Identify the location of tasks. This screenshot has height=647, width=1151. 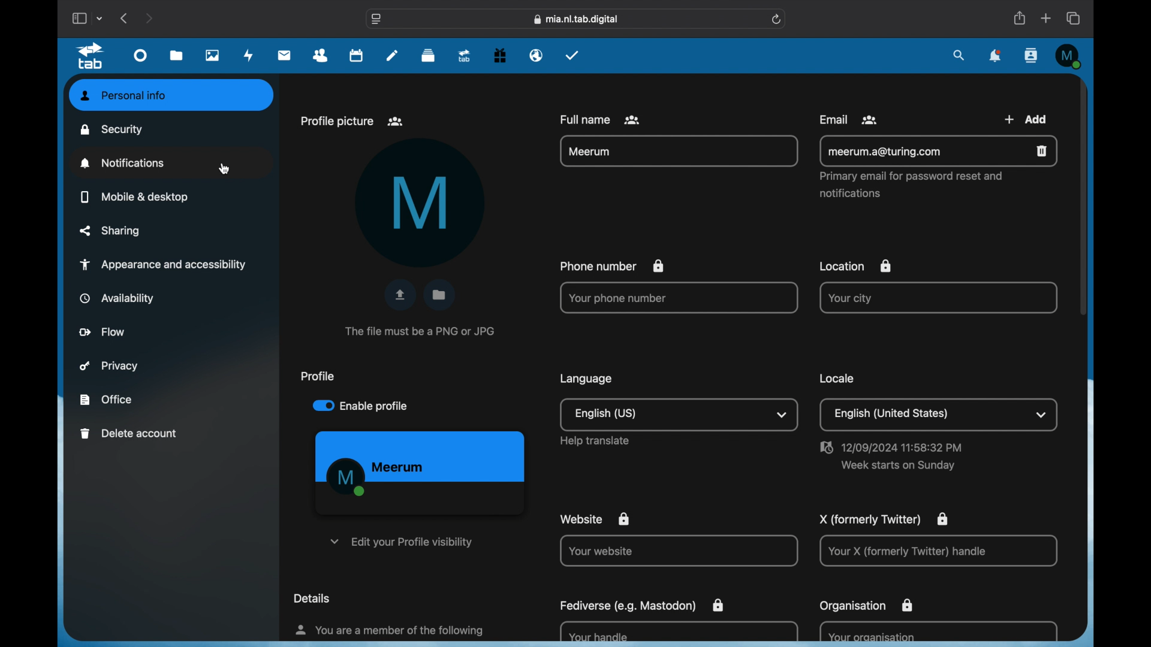
(573, 55).